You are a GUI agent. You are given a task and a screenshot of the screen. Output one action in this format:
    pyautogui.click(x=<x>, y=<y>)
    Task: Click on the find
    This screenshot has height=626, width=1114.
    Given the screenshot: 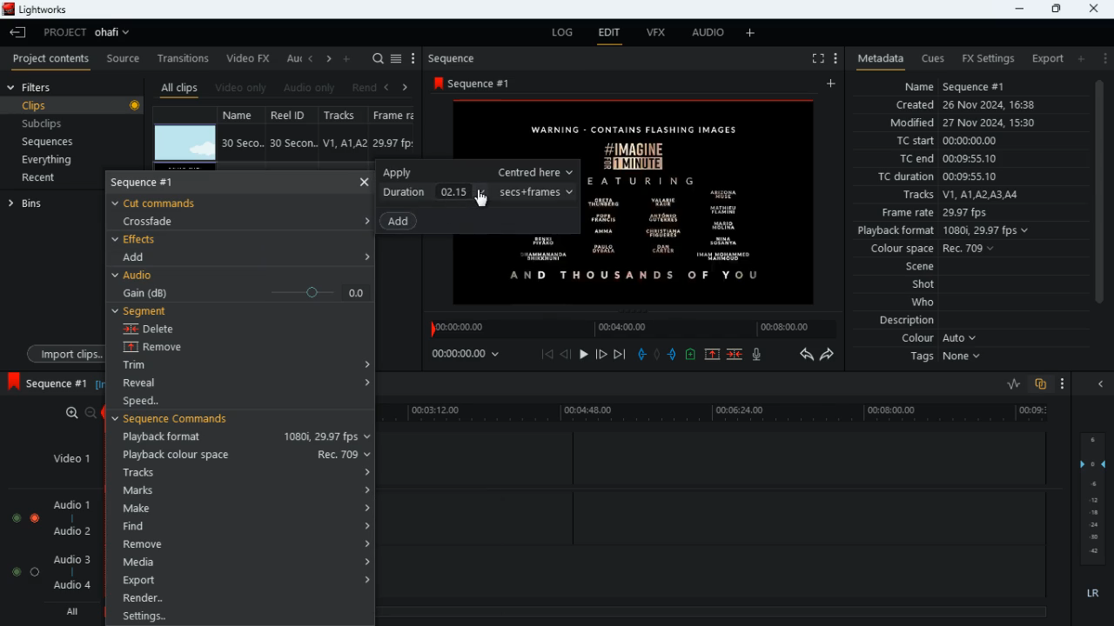 What is the action you would take?
    pyautogui.click(x=242, y=526)
    